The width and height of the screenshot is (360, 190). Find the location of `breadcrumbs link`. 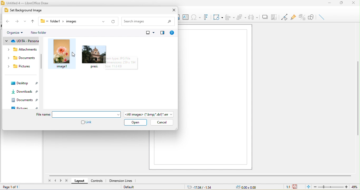

breadcrumbs link is located at coordinates (59, 22).